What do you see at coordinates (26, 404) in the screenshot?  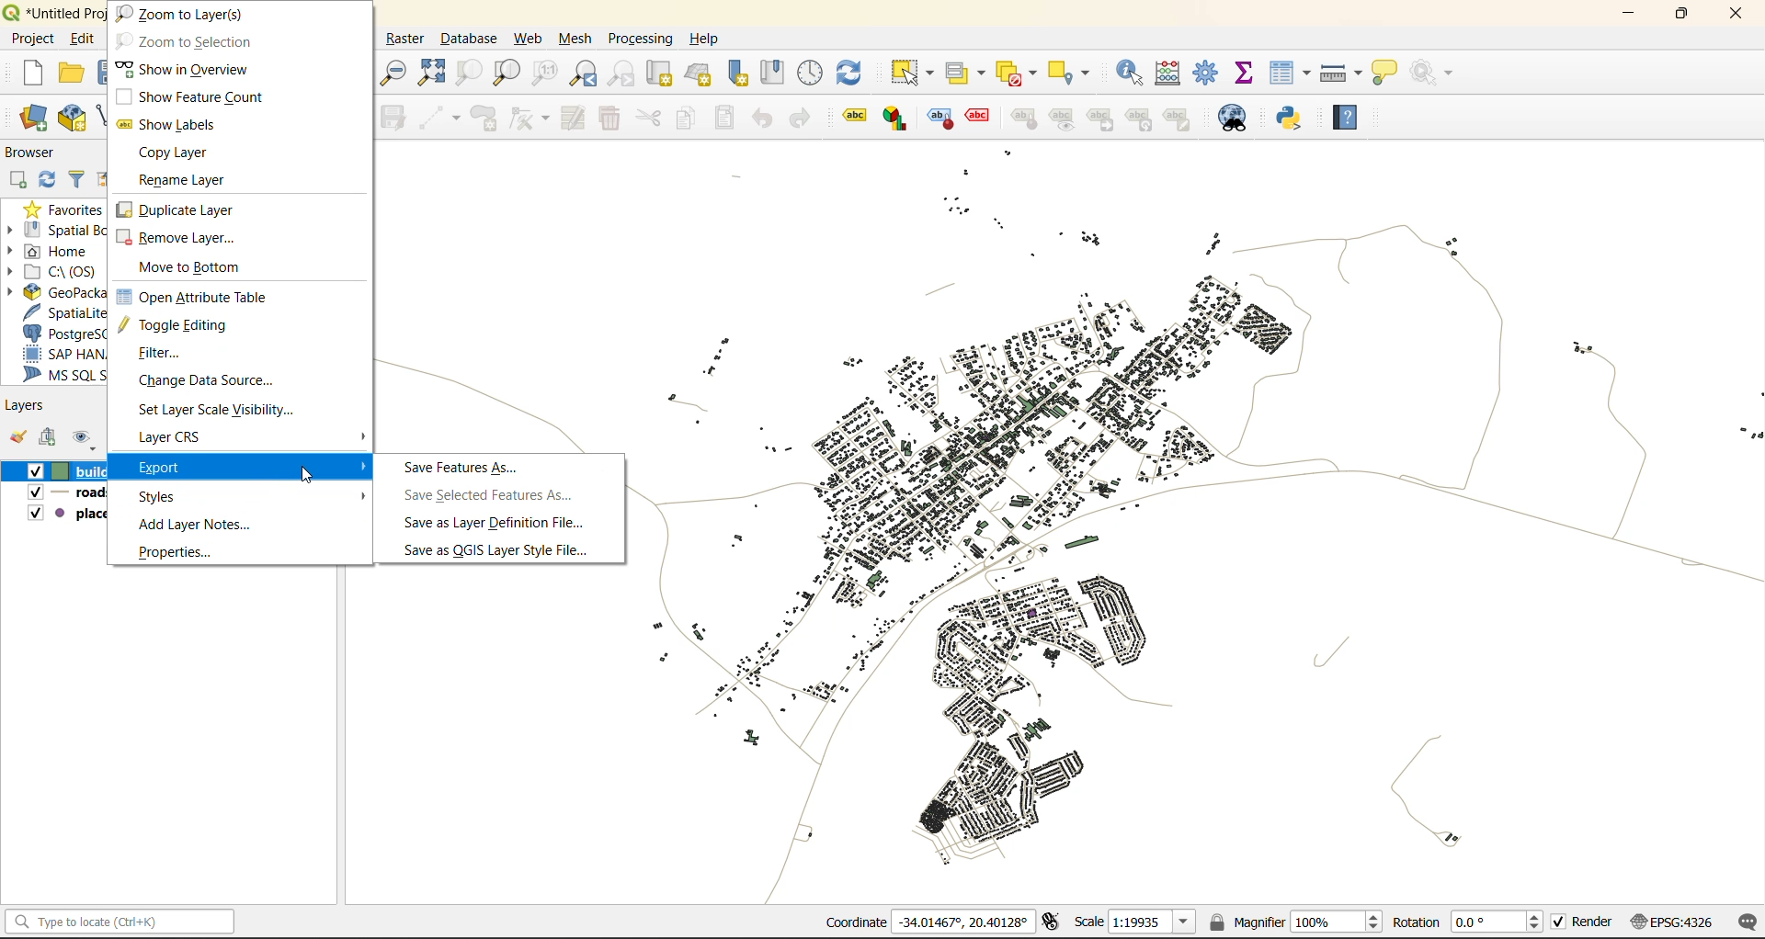 I see `layers` at bounding box center [26, 404].